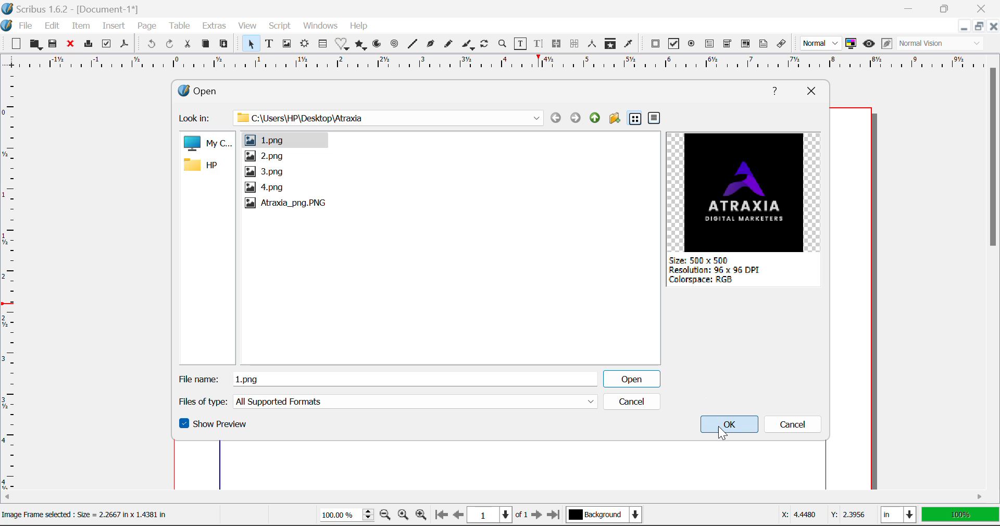 The width and height of the screenshot is (1000, 526). I want to click on File, so click(26, 26).